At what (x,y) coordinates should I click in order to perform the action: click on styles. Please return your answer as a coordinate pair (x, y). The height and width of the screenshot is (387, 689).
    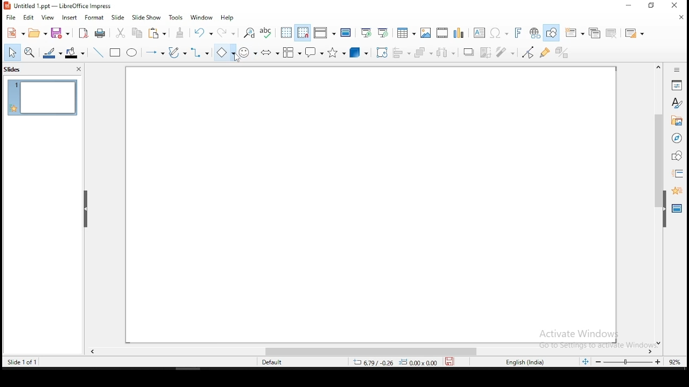
    Looking at the image, I should click on (677, 104).